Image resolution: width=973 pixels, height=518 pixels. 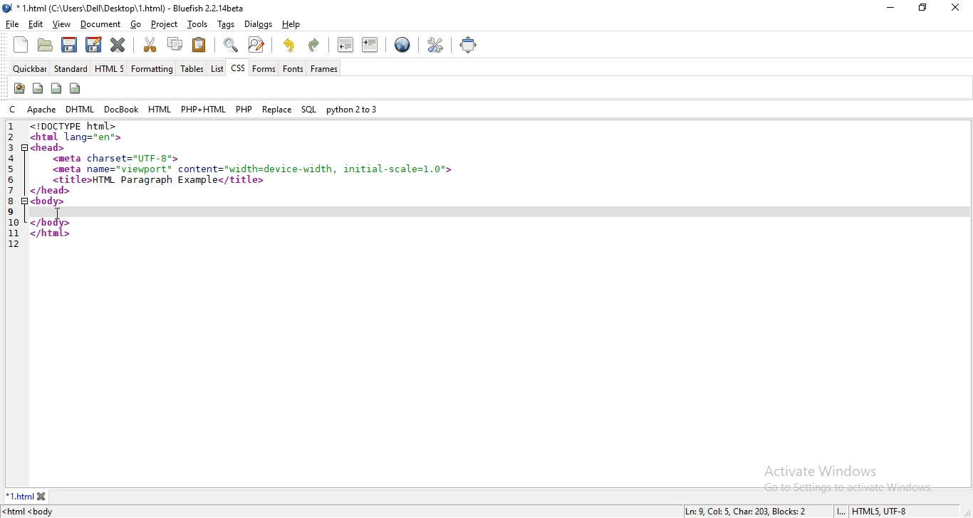 What do you see at coordinates (117, 159) in the screenshot?
I see `<meta charset="UTF-8">` at bounding box center [117, 159].